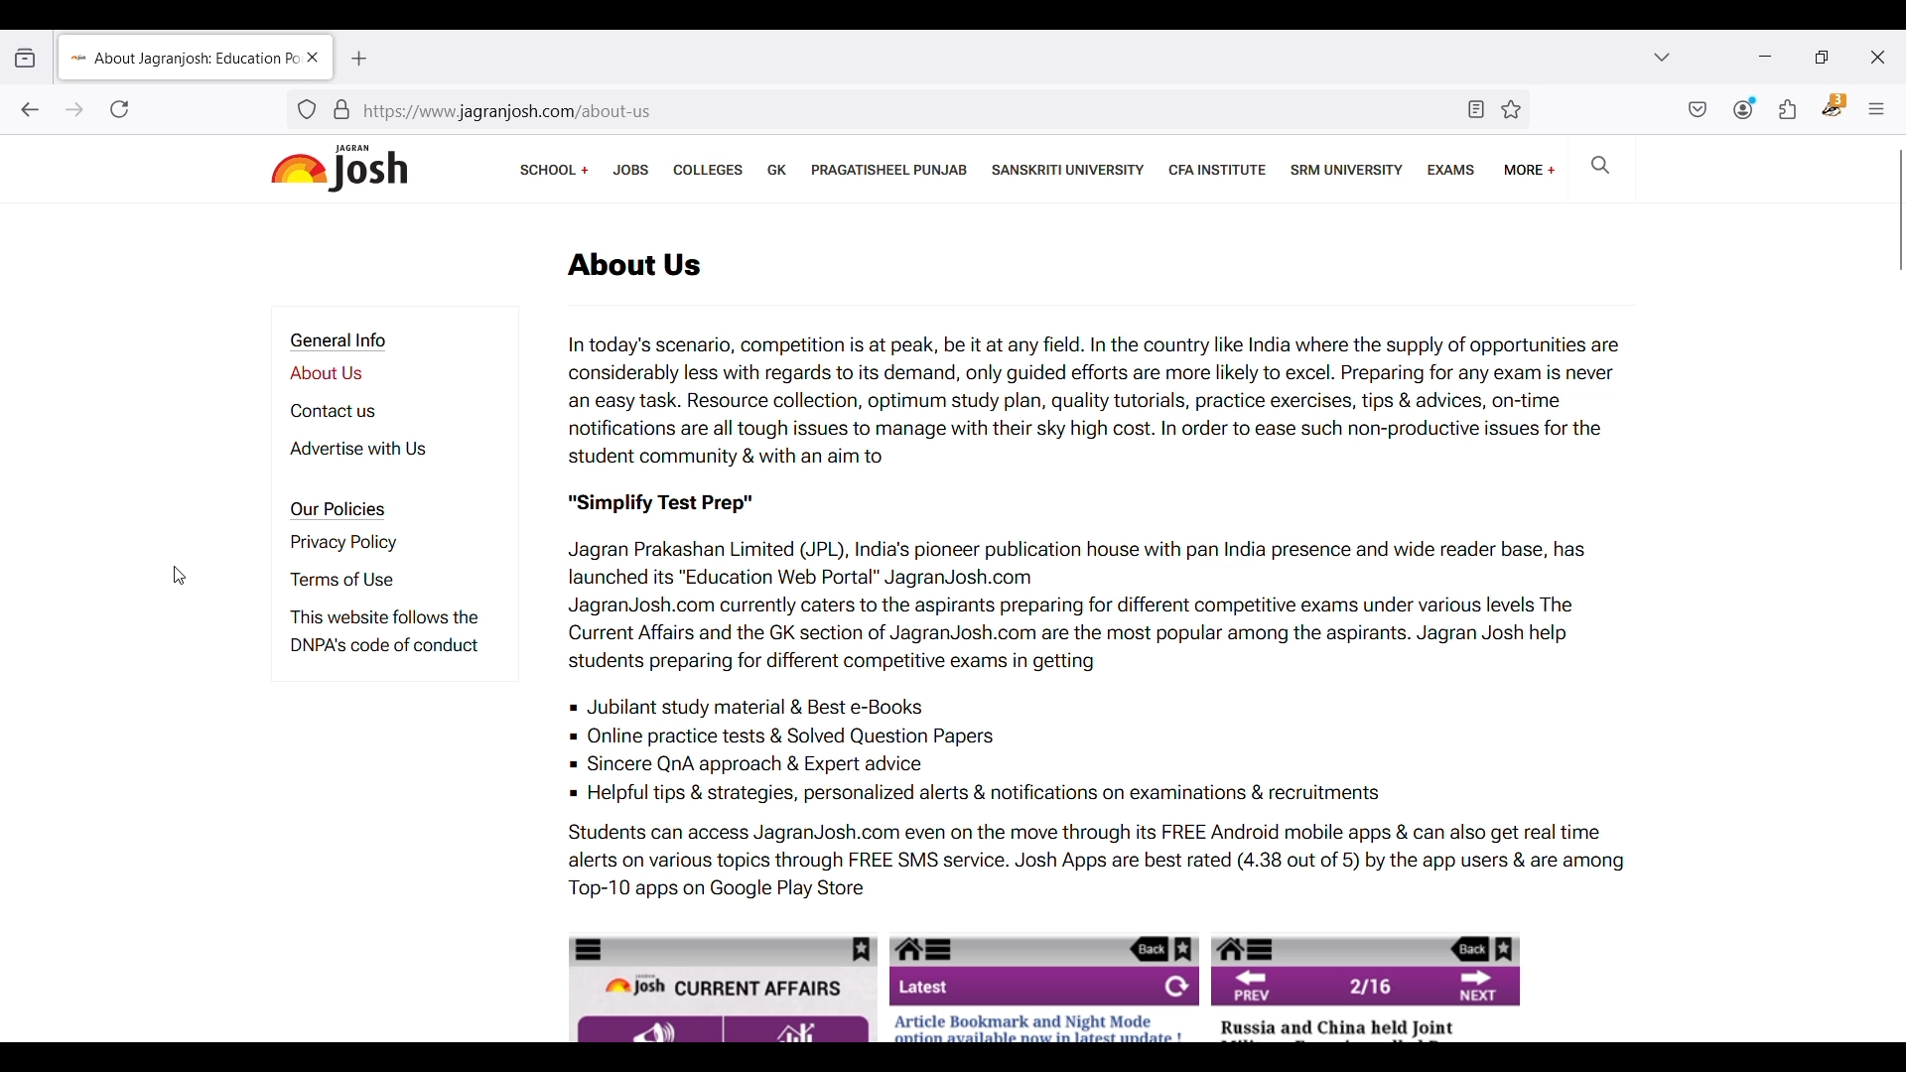  Describe the element at coordinates (633, 168) in the screenshot. I see `Jobs page` at that location.